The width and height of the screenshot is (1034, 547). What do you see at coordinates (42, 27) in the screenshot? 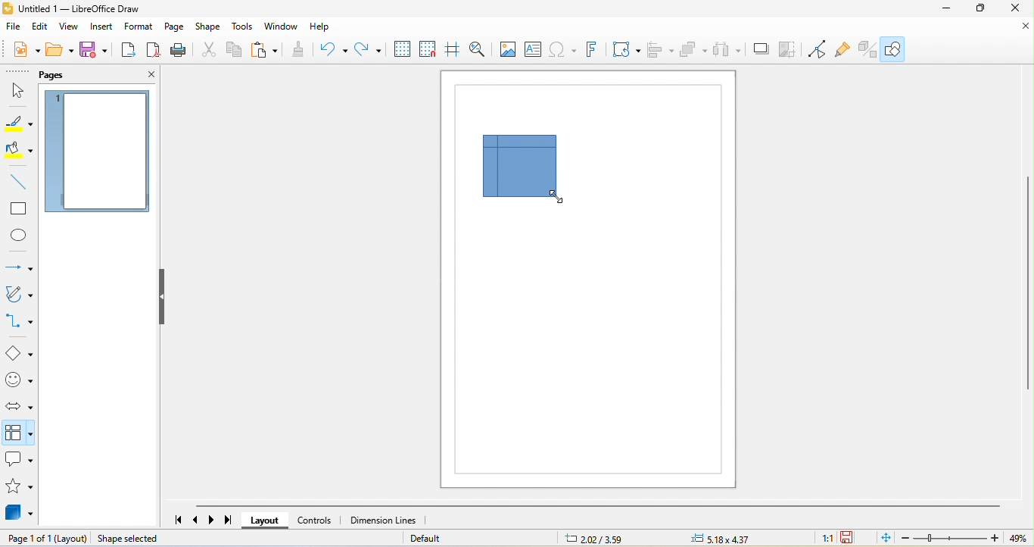
I see `edit` at bounding box center [42, 27].